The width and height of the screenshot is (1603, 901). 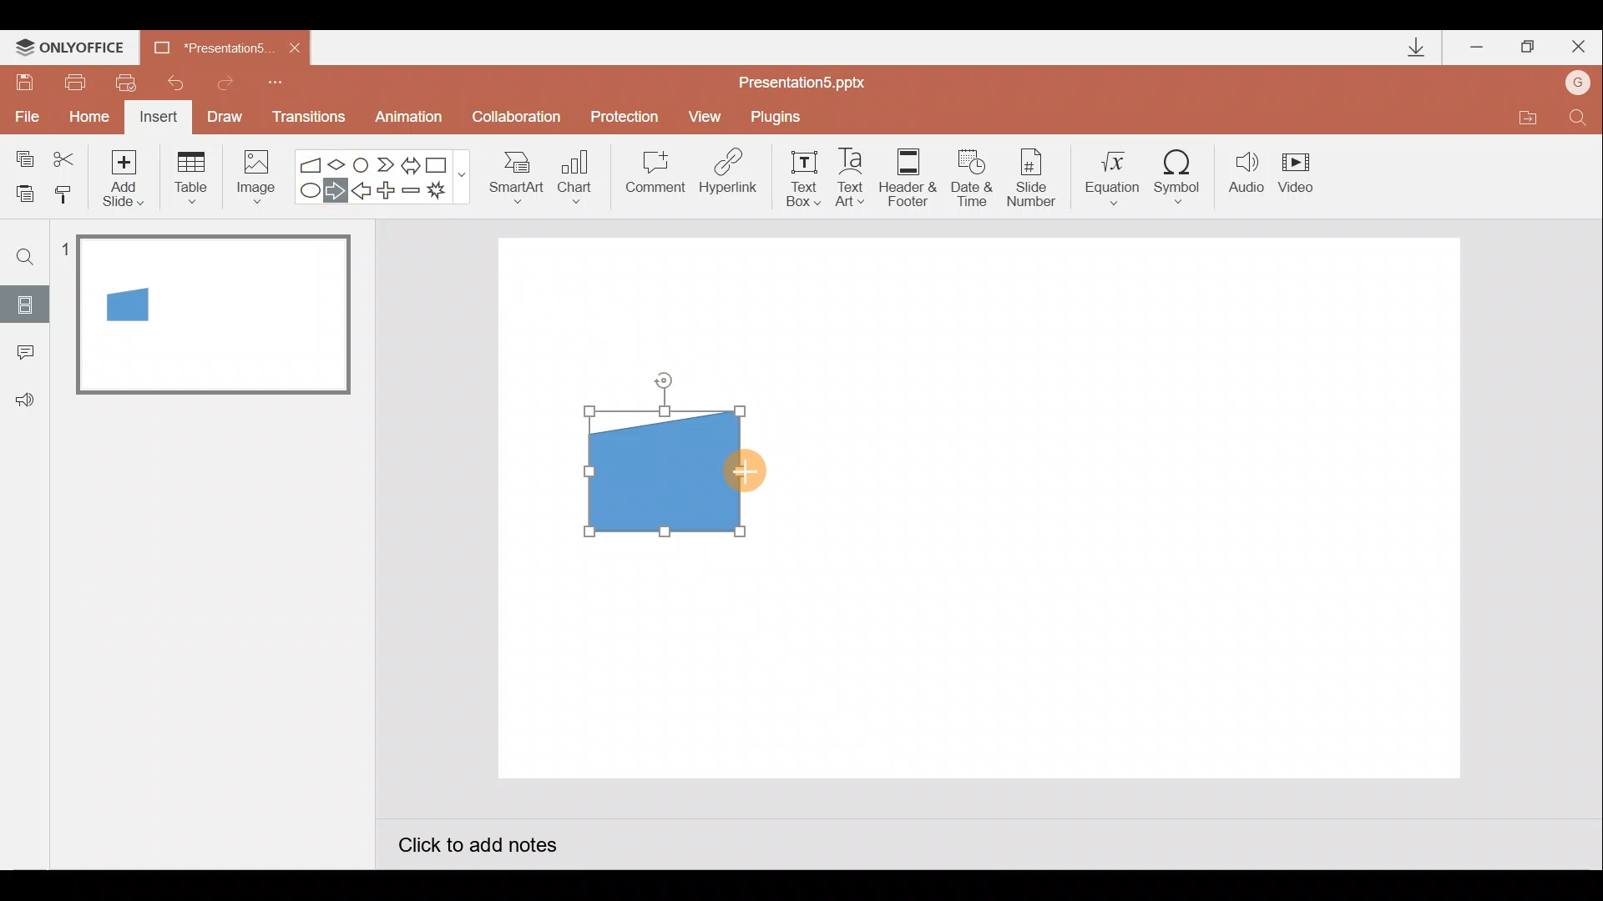 I want to click on Home, so click(x=84, y=113).